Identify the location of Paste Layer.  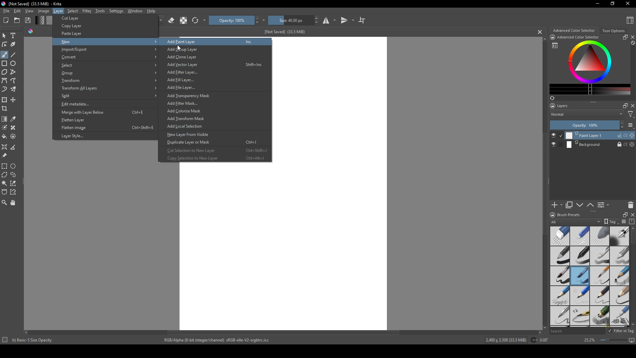
(75, 33).